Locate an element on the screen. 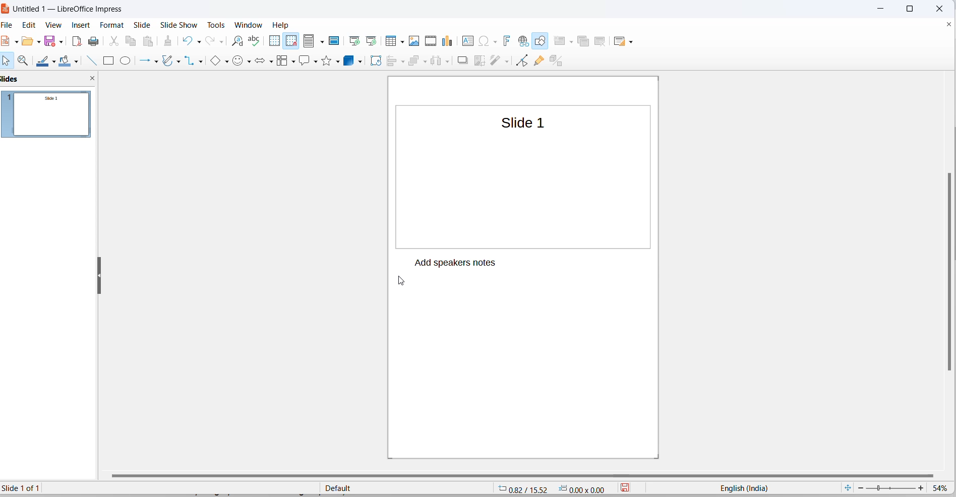  fill colors is located at coordinates (67, 61).